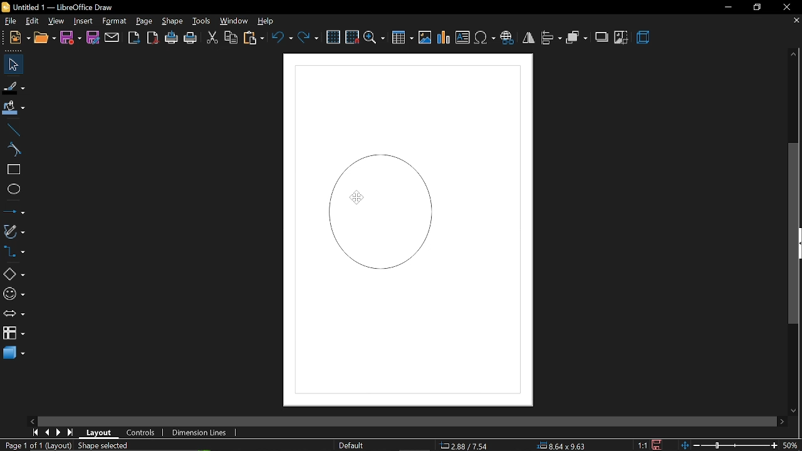 The height and width of the screenshot is (451, 802). Describe the element at coordinates (602, 37) in the screenshot. I see `shadow` at that location.